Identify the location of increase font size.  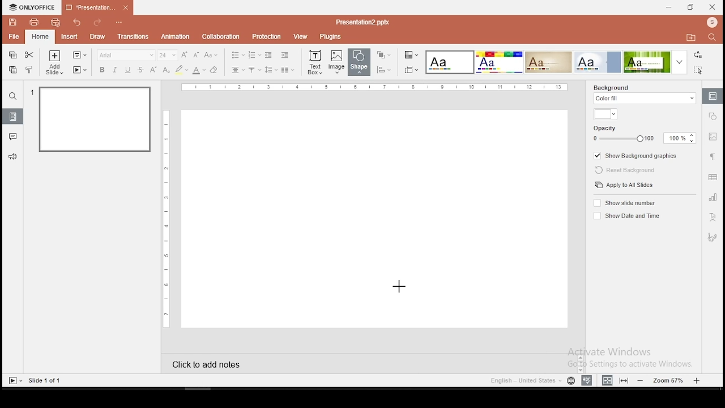
(186, 56).